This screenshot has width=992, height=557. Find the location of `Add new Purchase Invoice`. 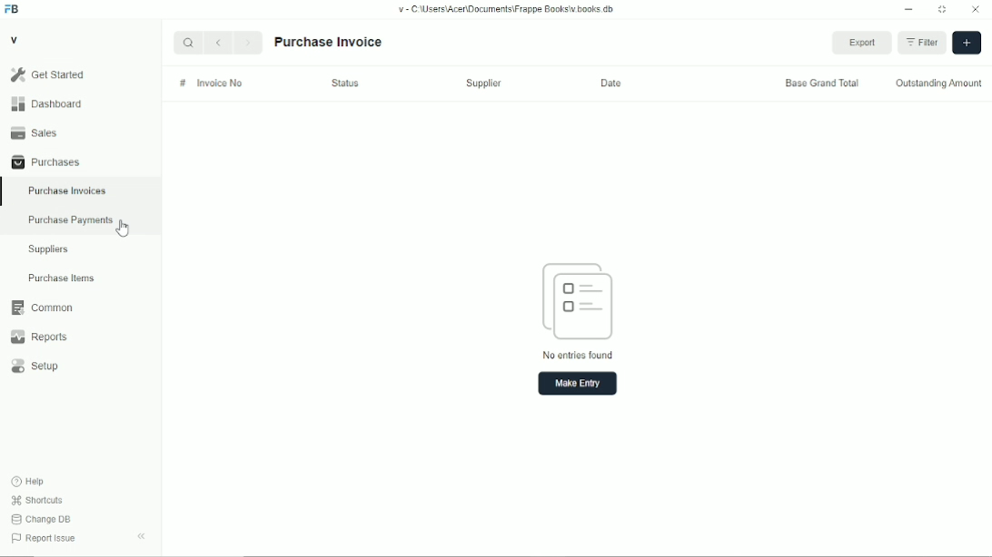

Add new Purchase Invoice is located at coordinates (967, 43).